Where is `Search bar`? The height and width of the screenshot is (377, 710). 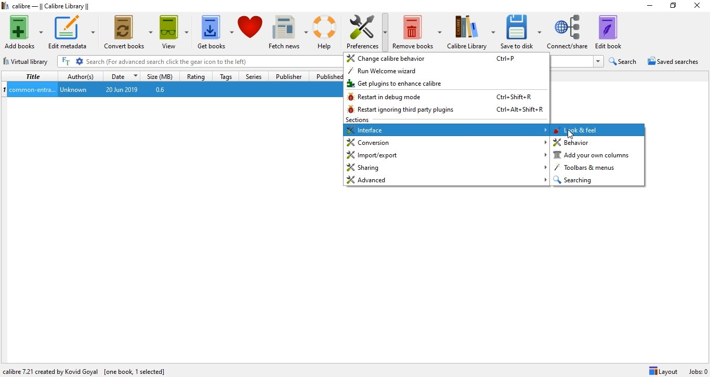 Search bar is located at coordinates (213, 61).